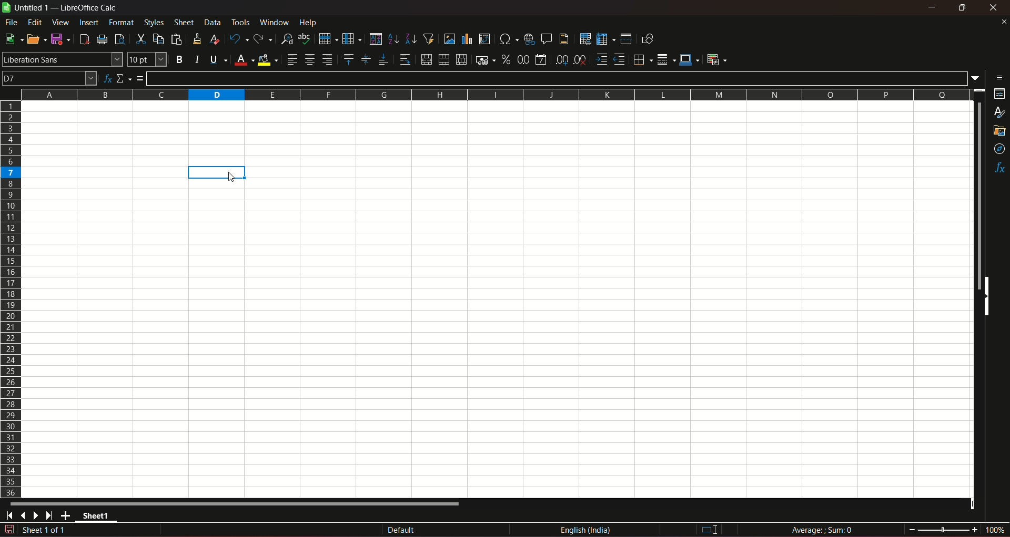  I want to click on decrease indent, so click(619, 59).